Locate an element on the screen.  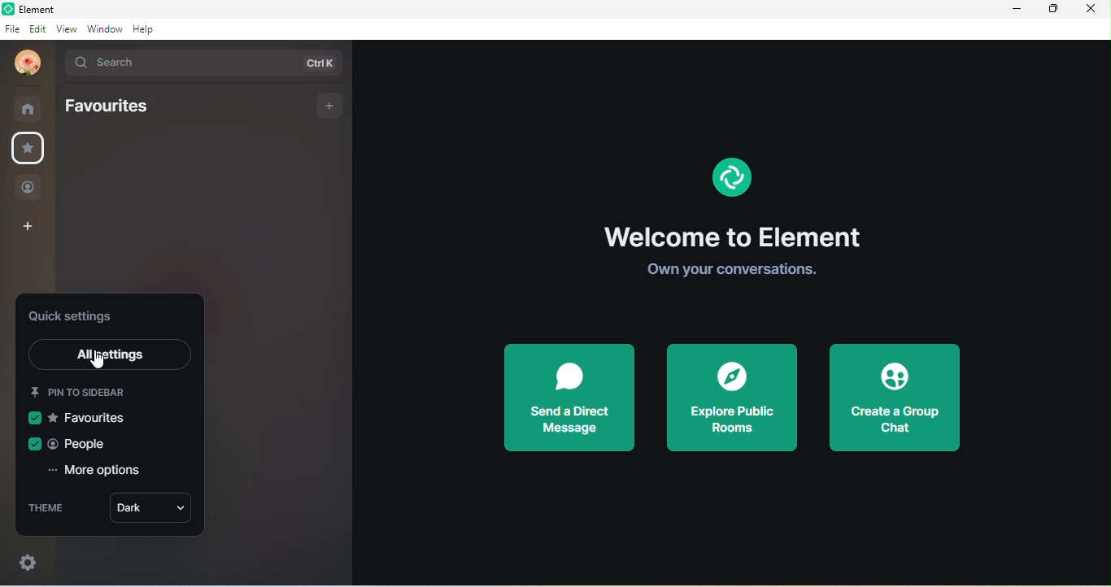
minimize is located at coordinates (1021, 10).